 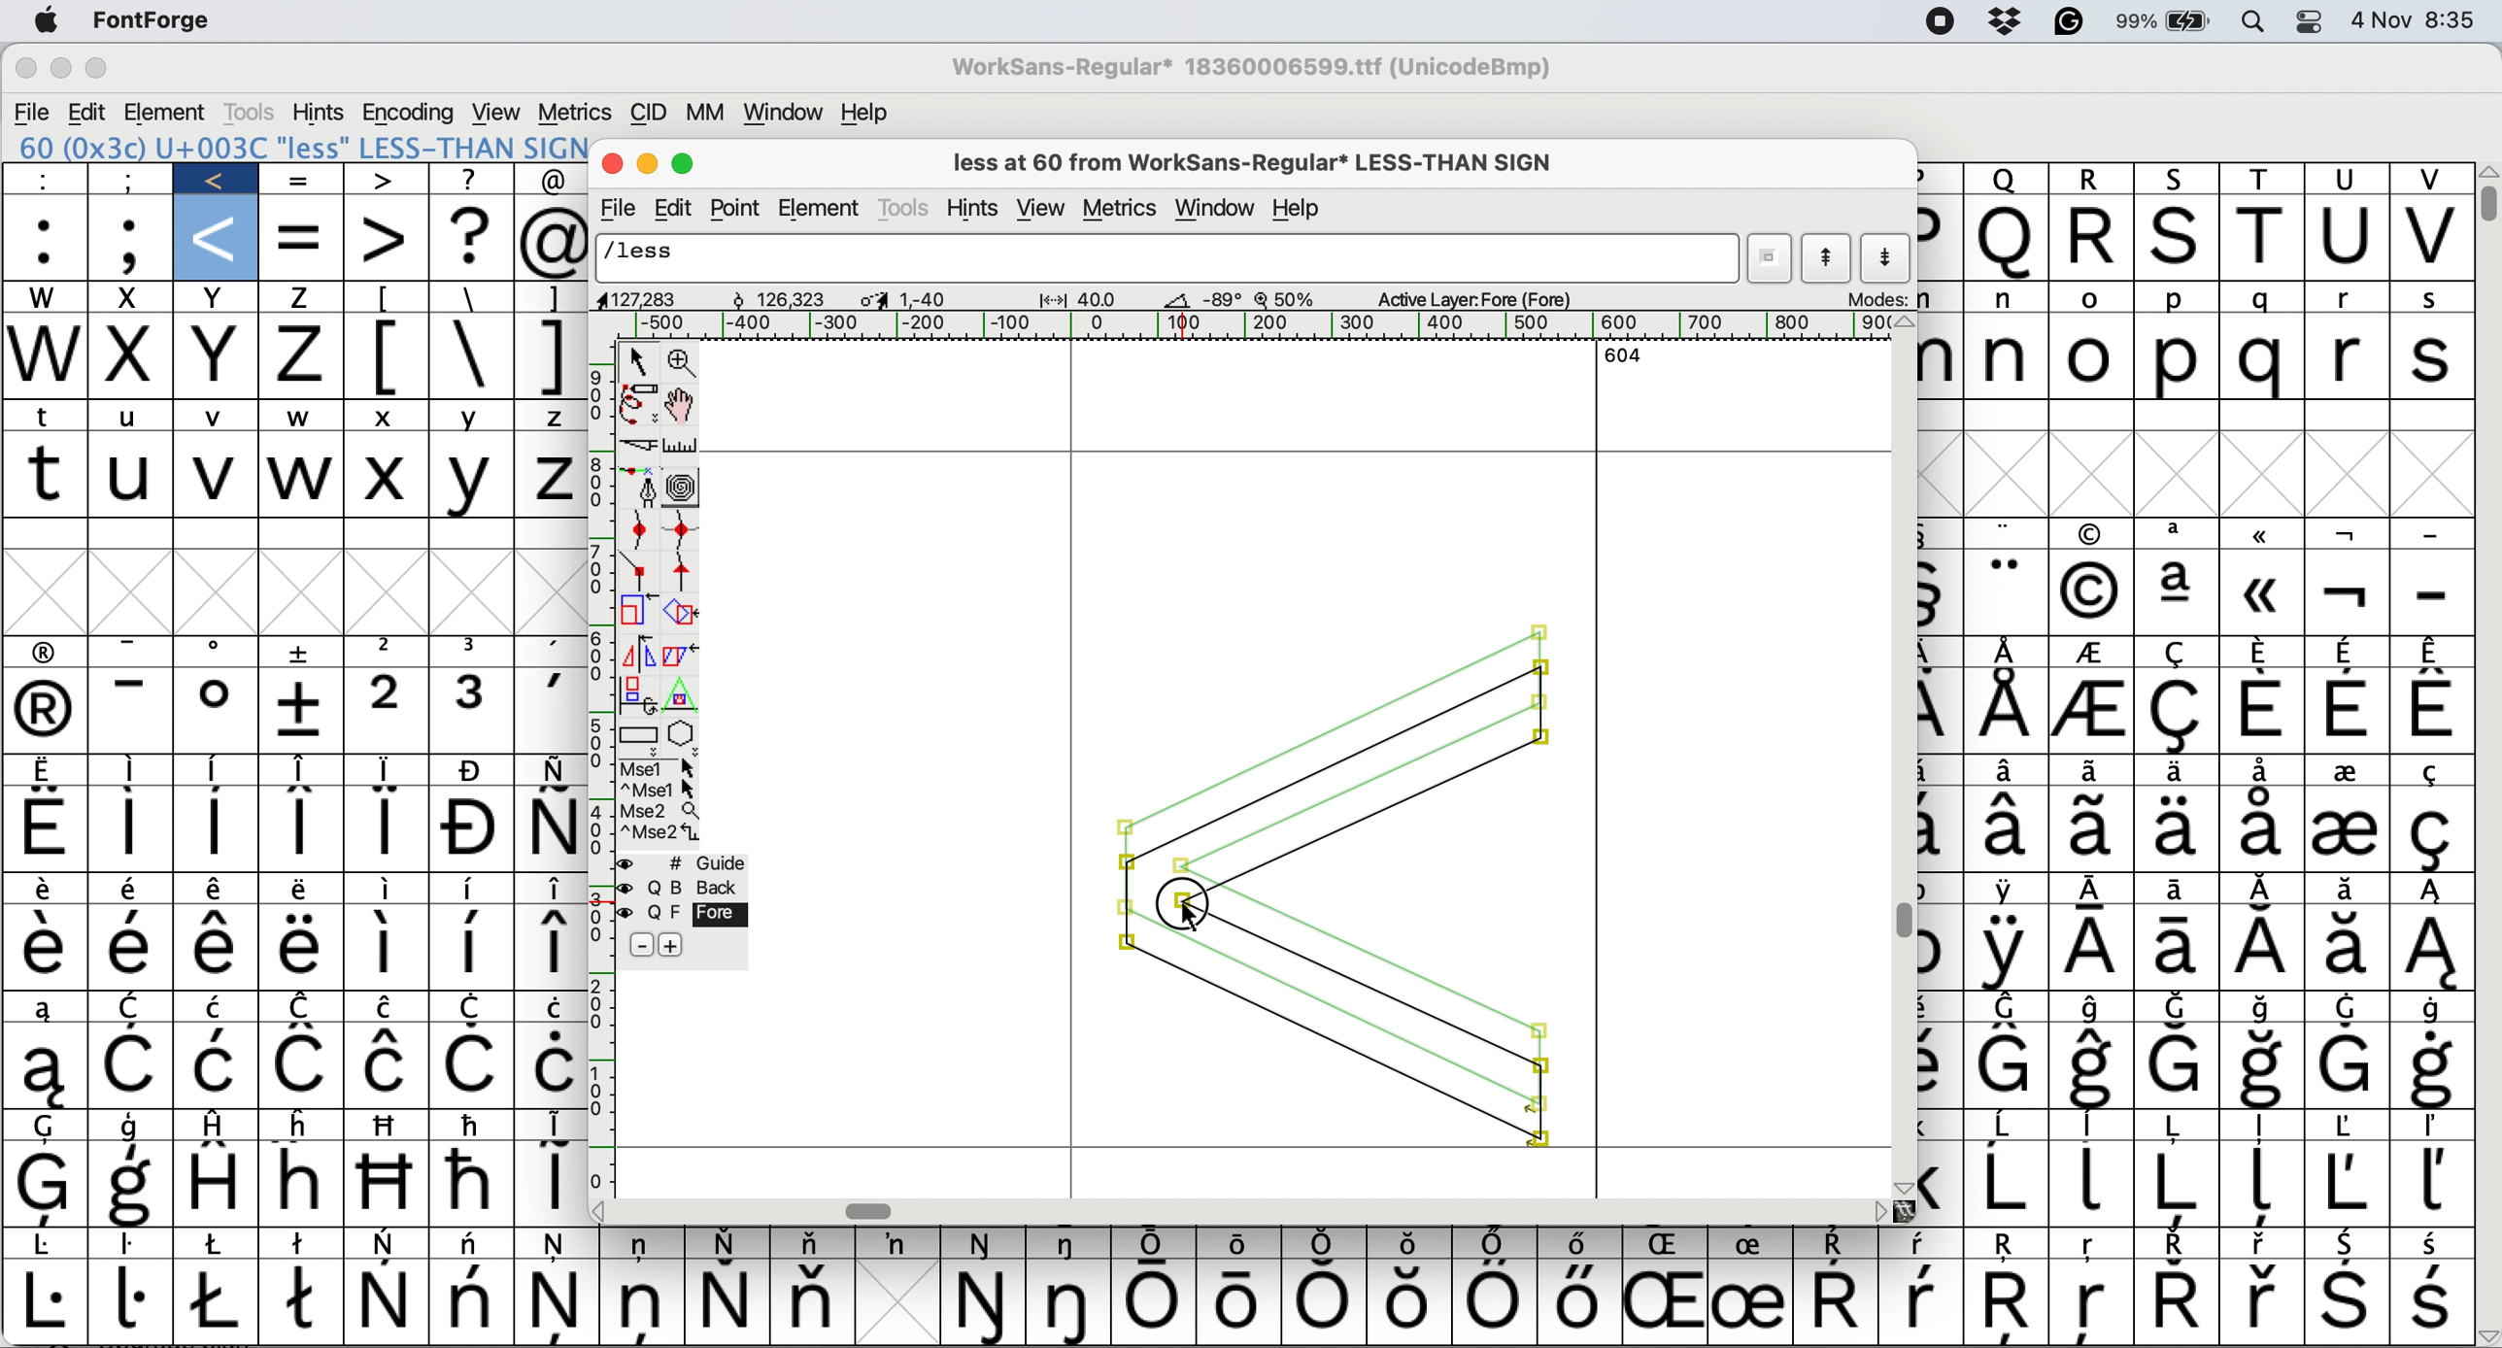 I want to click on Symbol, so click(x=217, y=654).